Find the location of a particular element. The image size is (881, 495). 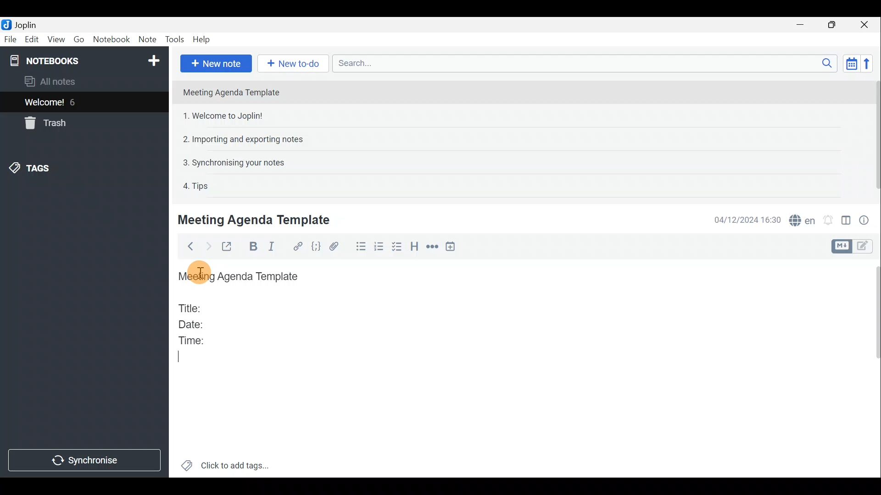

Help is located at coordinates (203, 39).